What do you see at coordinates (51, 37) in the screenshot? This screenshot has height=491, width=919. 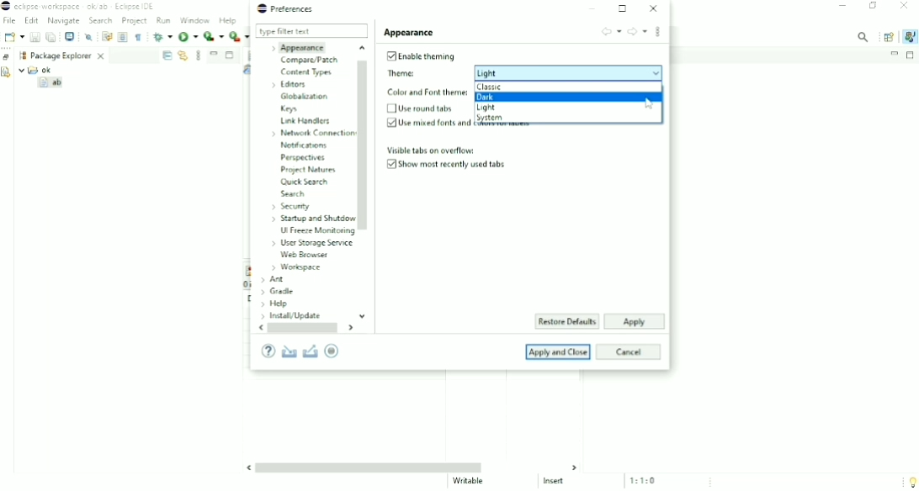 I see `Save All` at bounding box center [51, 37].